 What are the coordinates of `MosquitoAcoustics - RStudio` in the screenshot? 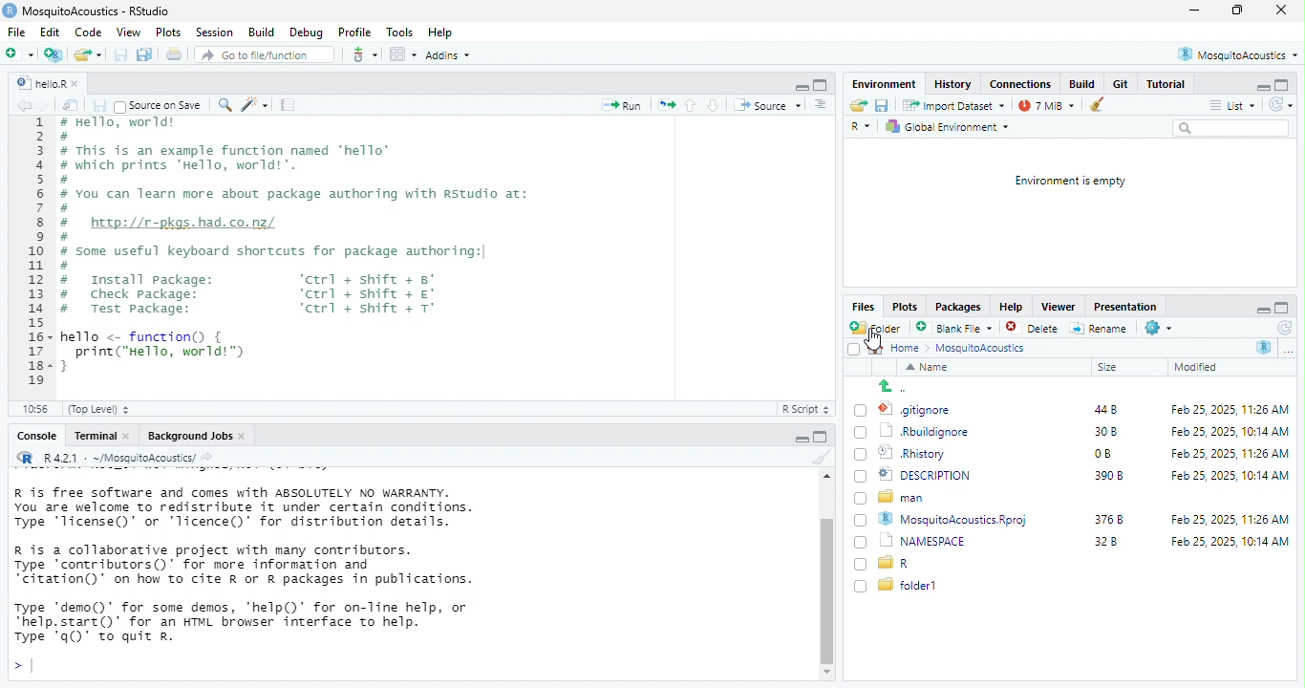 It's located at (99, 11).